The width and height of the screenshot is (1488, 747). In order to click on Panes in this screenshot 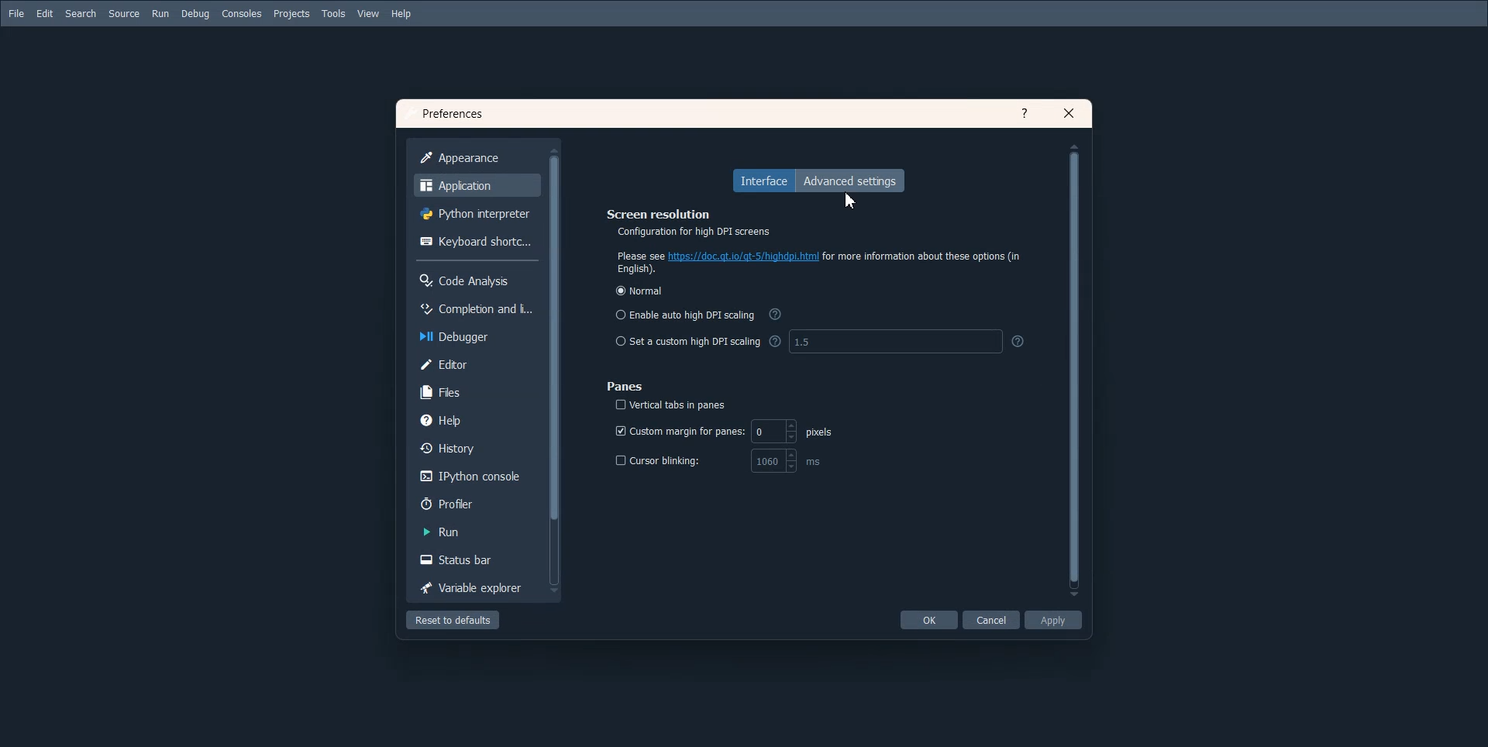, I will do `click(626, 386)`.